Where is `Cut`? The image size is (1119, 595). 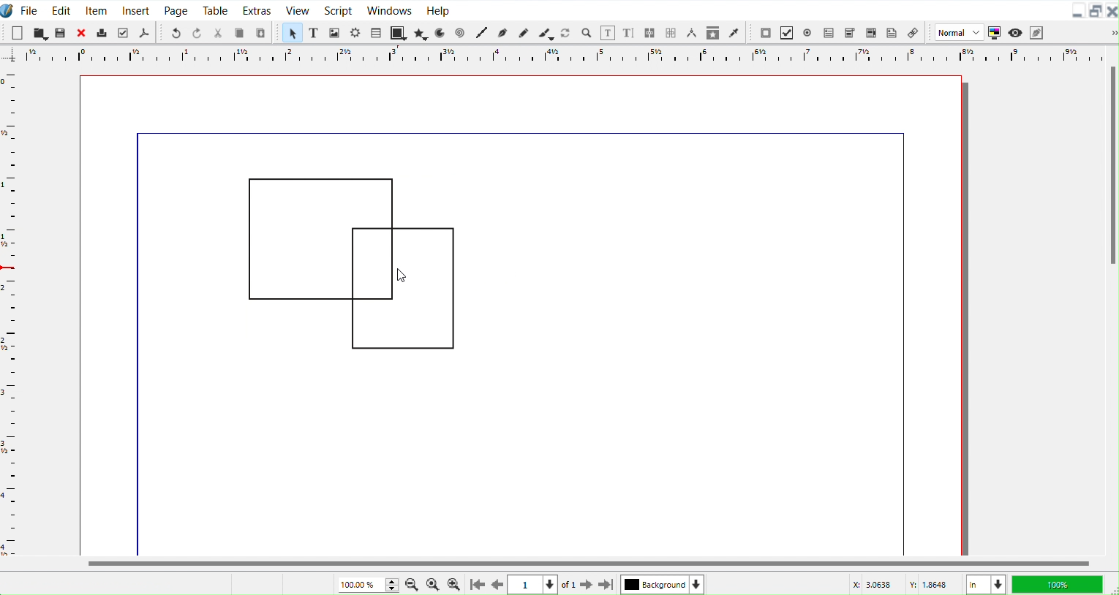
Cut is located at coordinates (218, 31).